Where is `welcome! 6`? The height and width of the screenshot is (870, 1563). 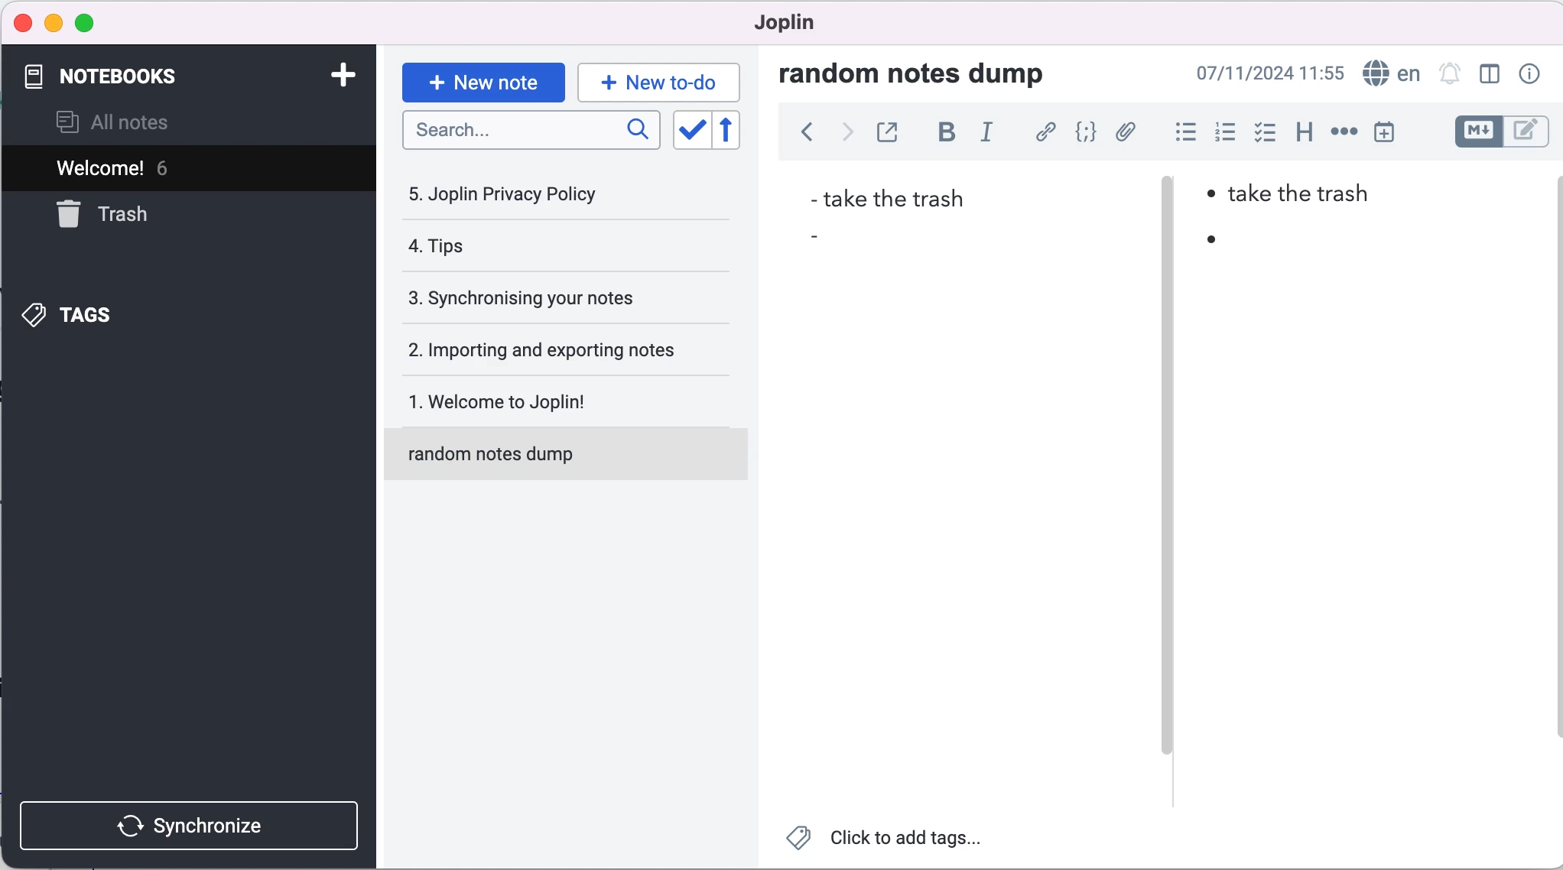 welcome! 6 is located at coordinates (148, 167).